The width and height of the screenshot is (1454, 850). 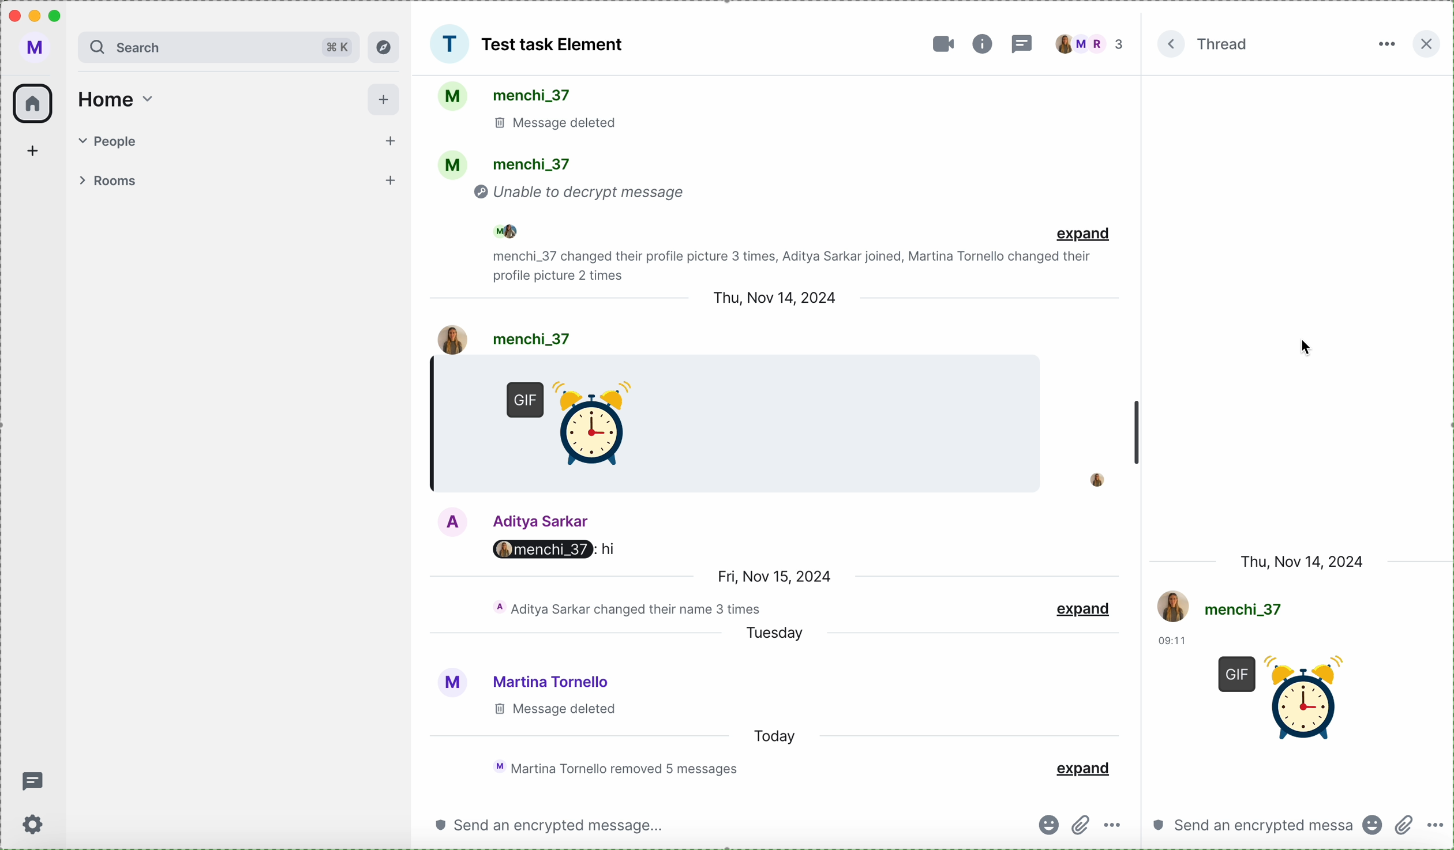 I want to click on threads, so click(x=33, y=783).